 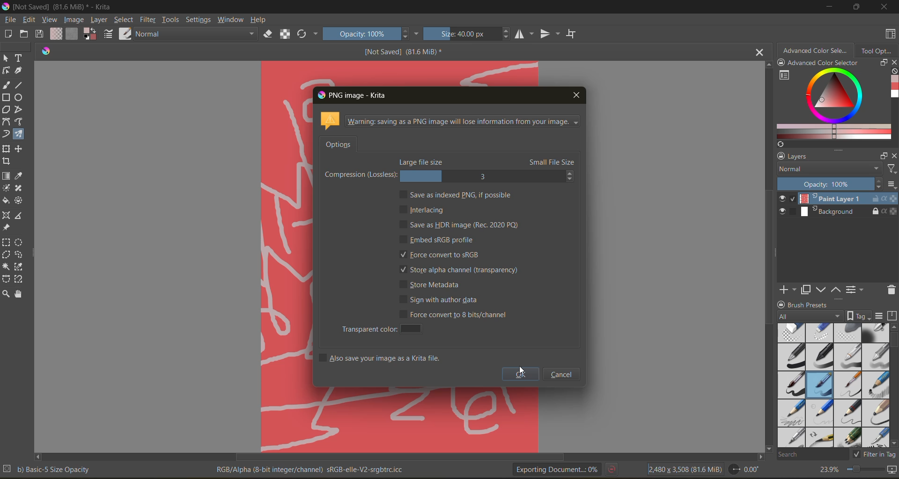 I want to click on Advanced color selector, so click(x=823, y=64).